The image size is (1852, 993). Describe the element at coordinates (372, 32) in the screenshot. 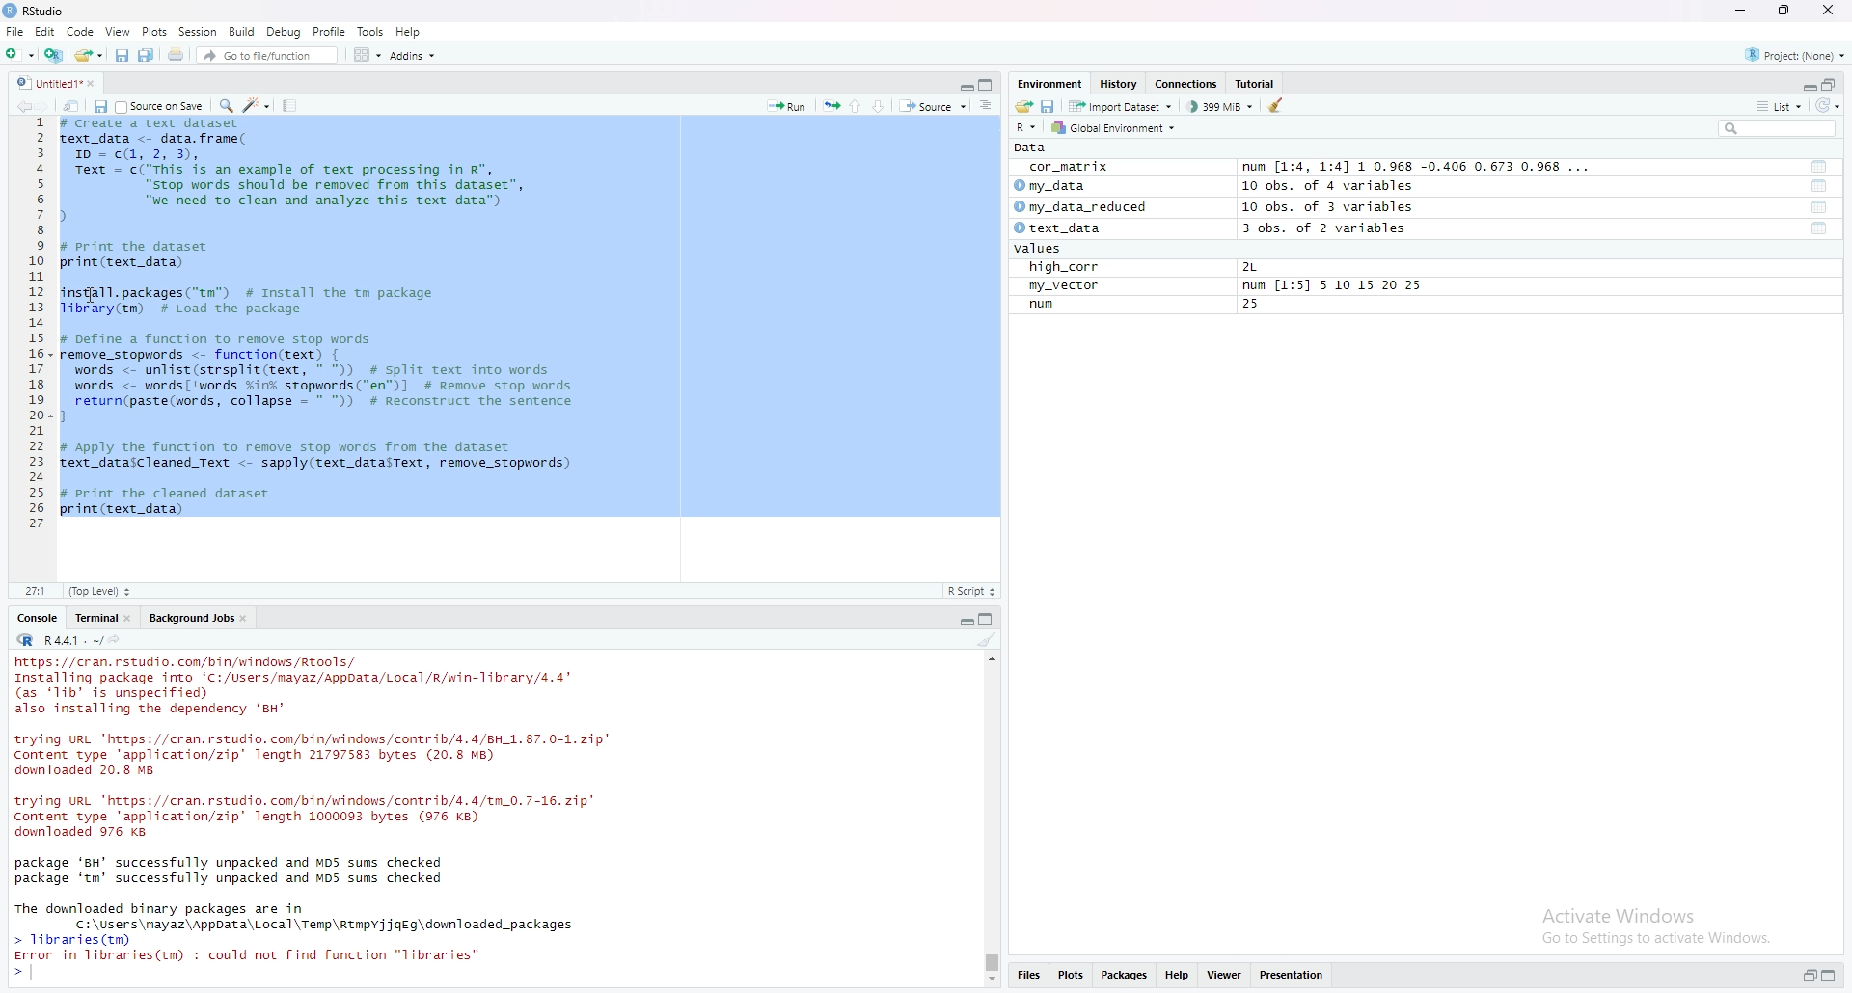

I see `tools` at that location.